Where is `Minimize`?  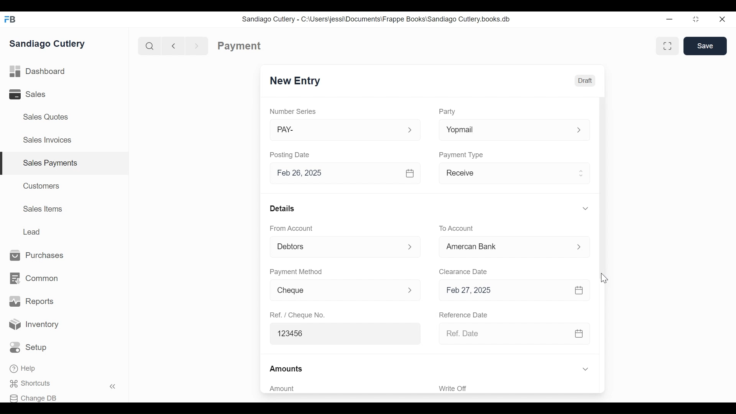 Minimize is located at coordinates (669, 20).